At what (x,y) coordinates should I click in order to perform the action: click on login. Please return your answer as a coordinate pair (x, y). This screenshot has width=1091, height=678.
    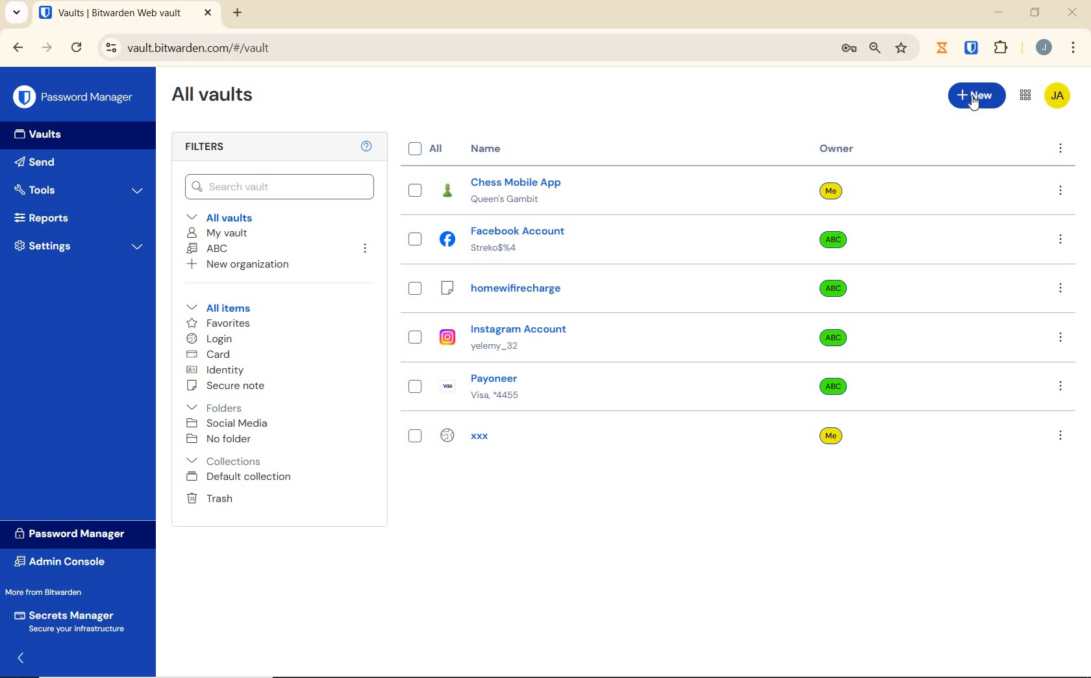
    Looking at the image, I should click on (217, 339).